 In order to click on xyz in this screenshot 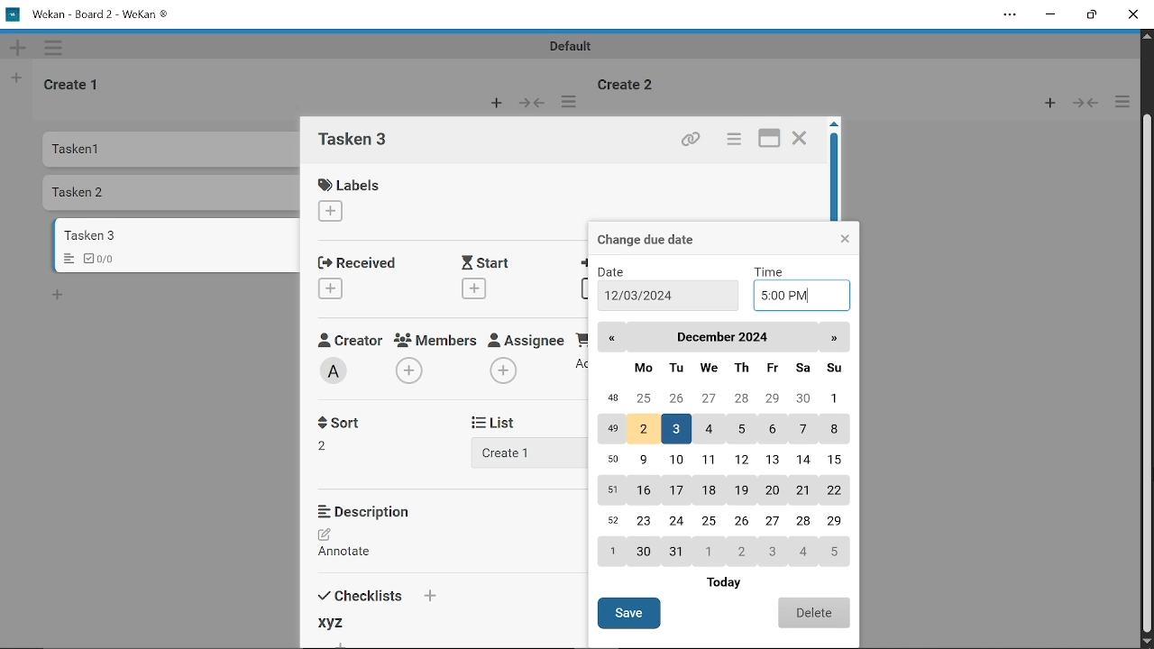, I will do `click(334, 620)`.